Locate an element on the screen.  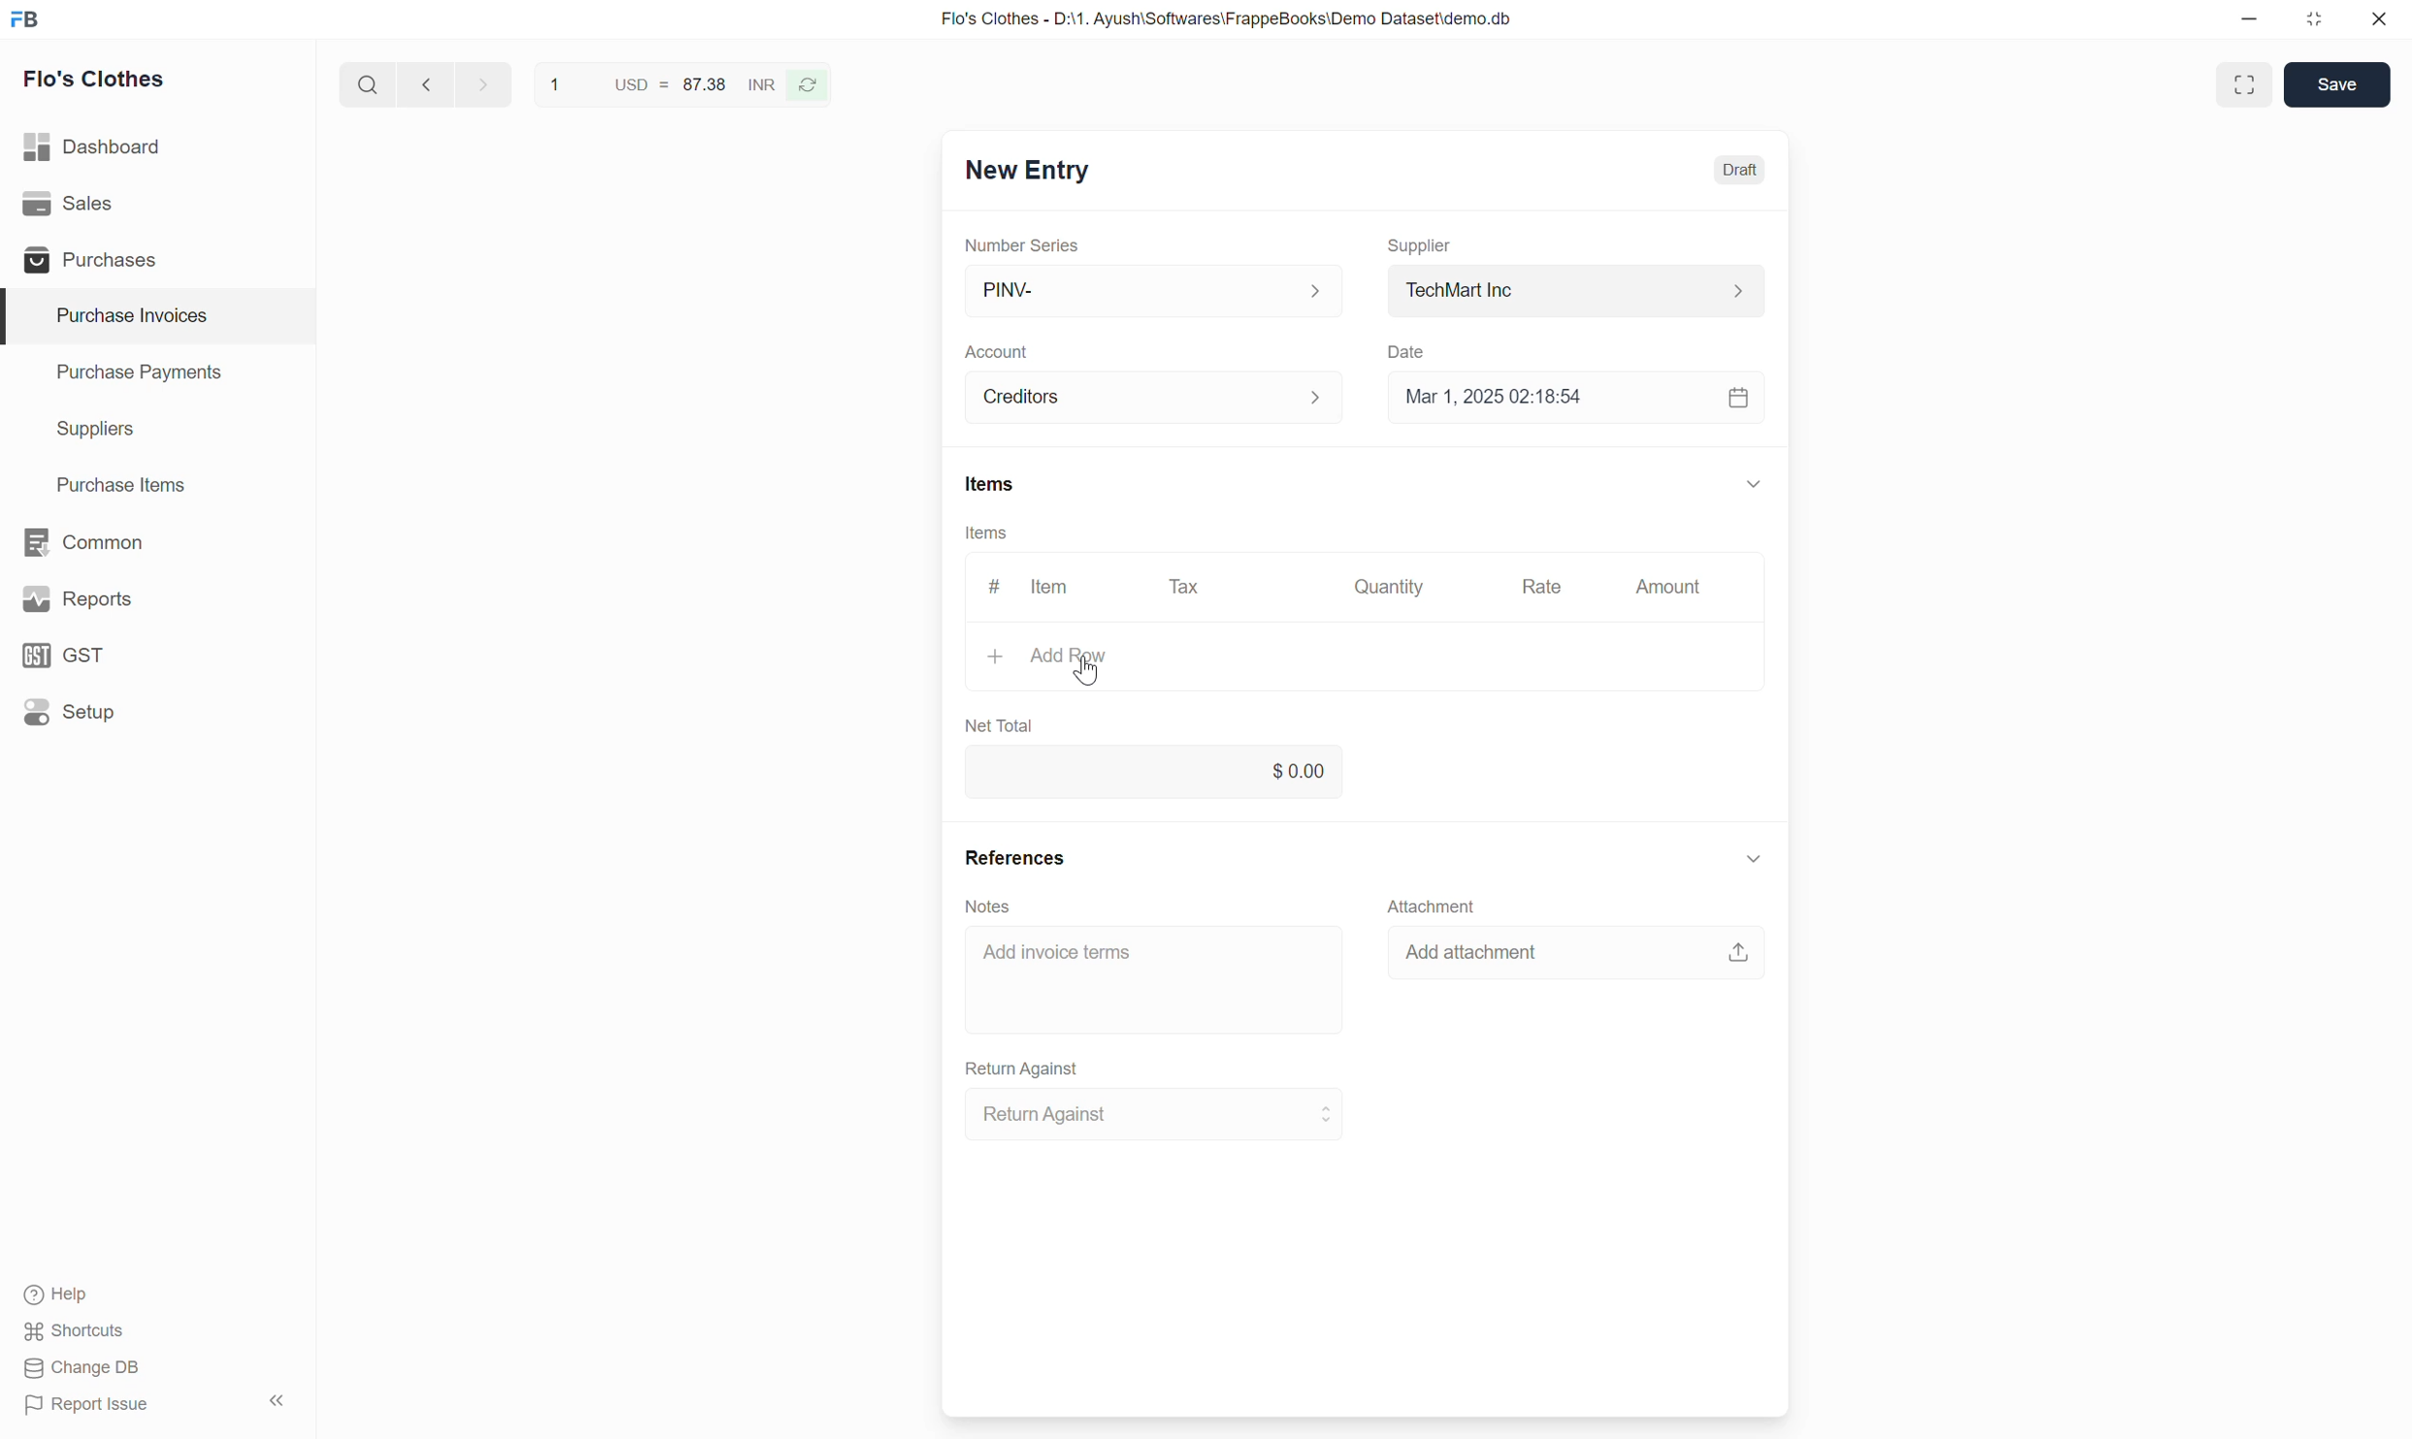
Tax is located at coordinates (1190, 587).